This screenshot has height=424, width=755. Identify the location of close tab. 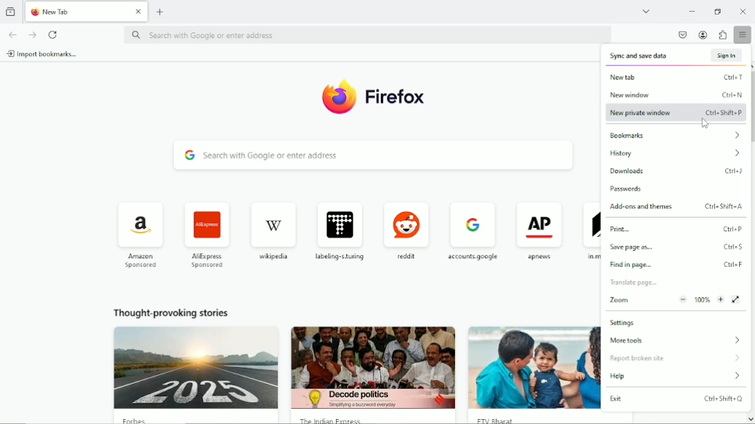
(138, 12).